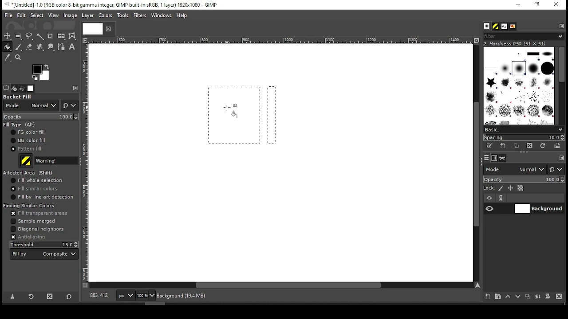 The width and height of the screenshot is (568, 319). What do you see at coordinates (28, 237) in the screenshot?
I see `antialiasing` at bounding box center [28, 237].